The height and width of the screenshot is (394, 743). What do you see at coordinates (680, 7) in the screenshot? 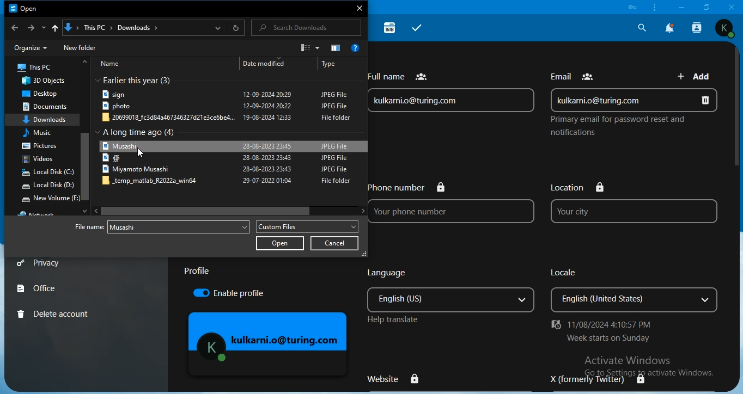
I see `minimize` at bounding box center [680, 7].